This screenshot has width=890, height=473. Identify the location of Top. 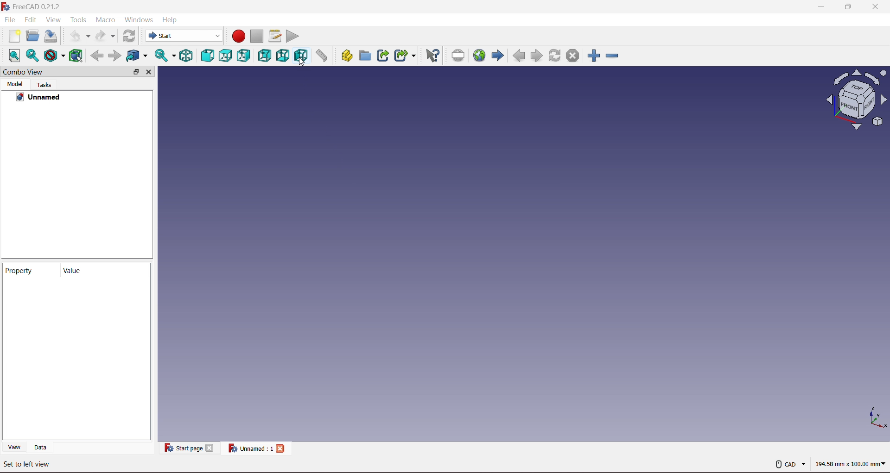
(226, 56).